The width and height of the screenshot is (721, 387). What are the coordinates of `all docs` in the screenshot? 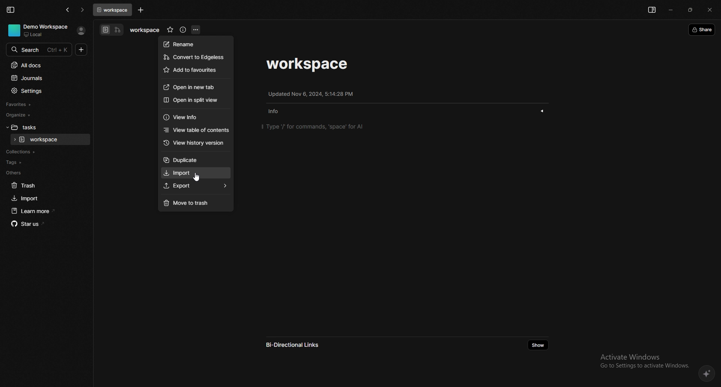 It's located at (43, 65).